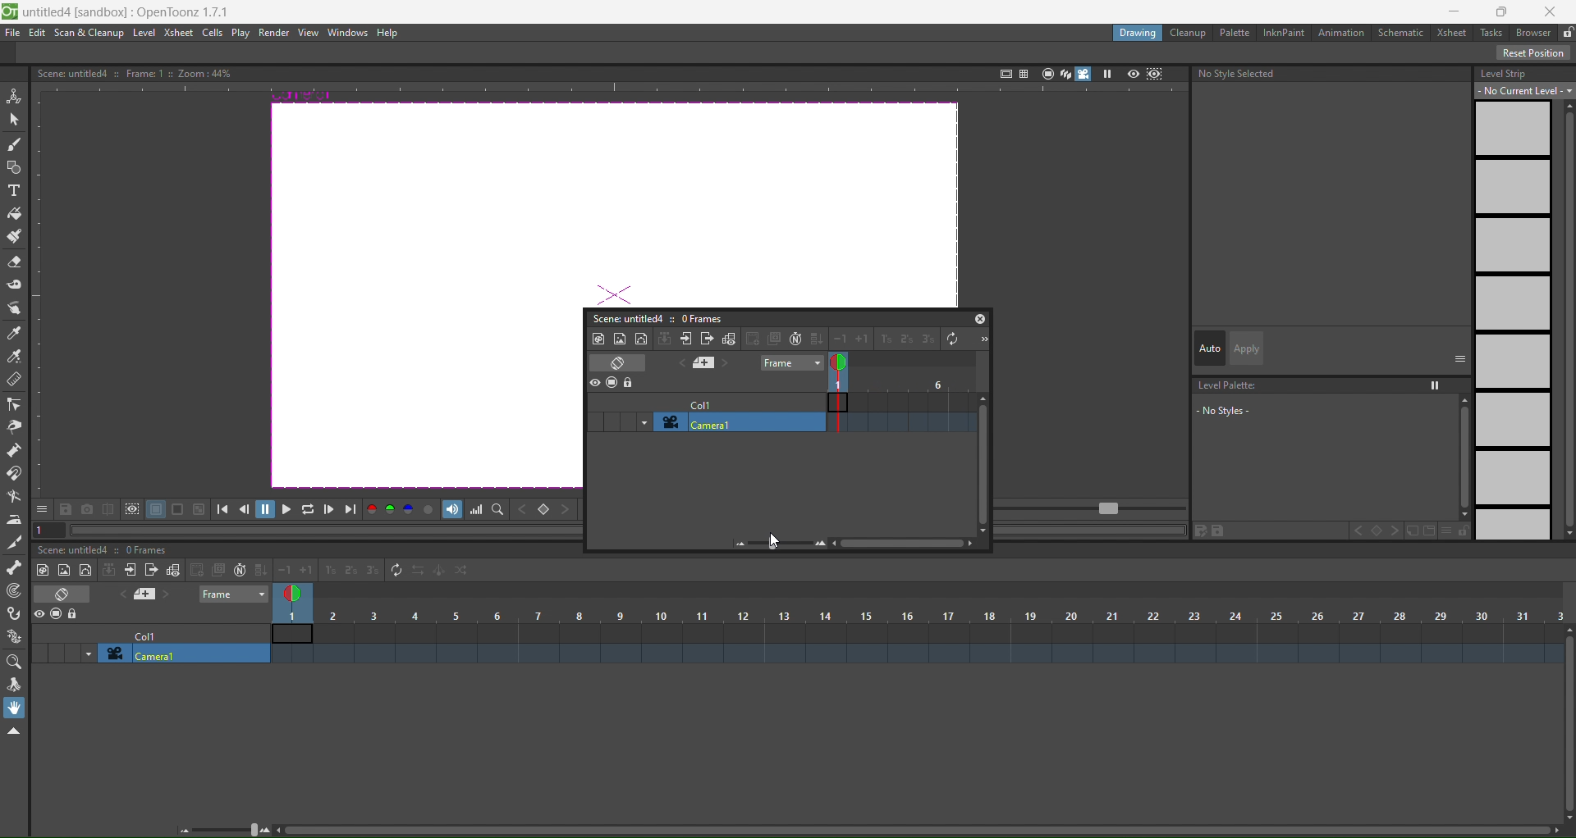  I want to click on collapse, so click(665, 338).